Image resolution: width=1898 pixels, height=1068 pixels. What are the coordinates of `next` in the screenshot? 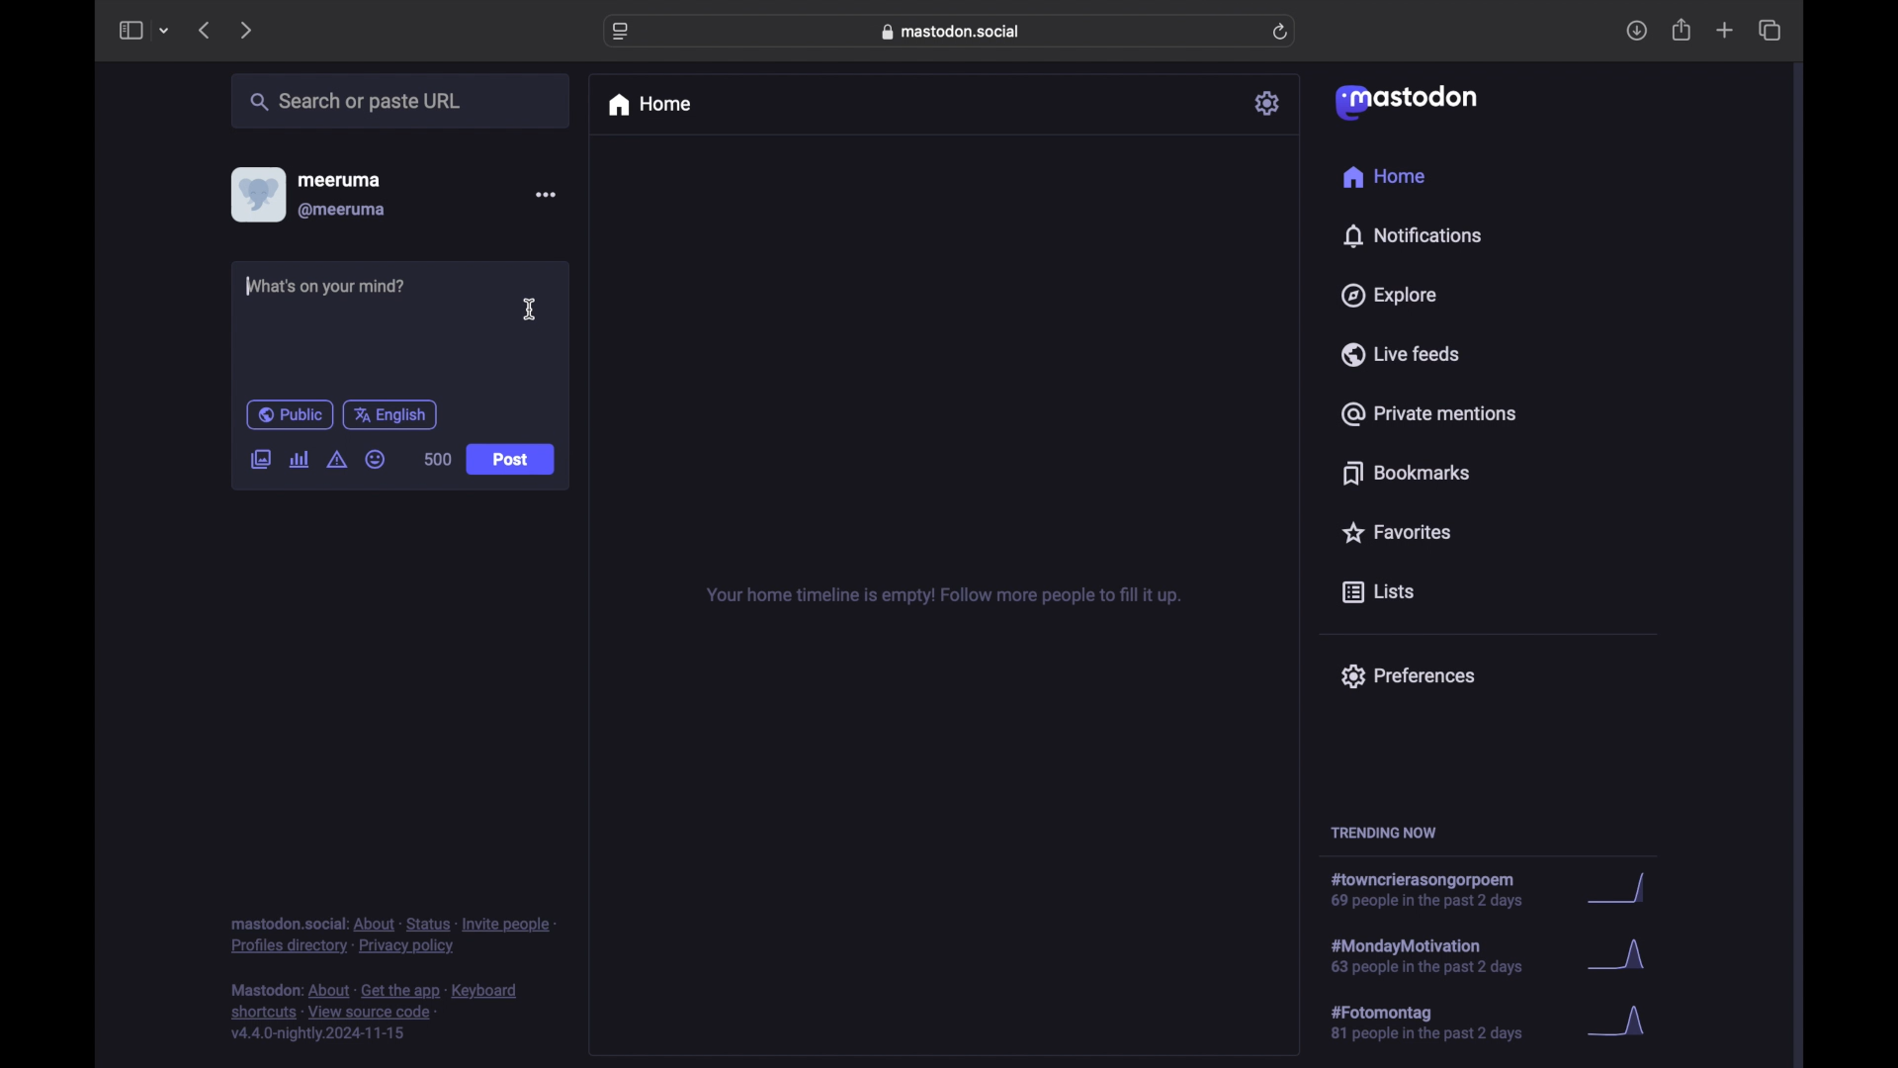 It's located at (248, 30).